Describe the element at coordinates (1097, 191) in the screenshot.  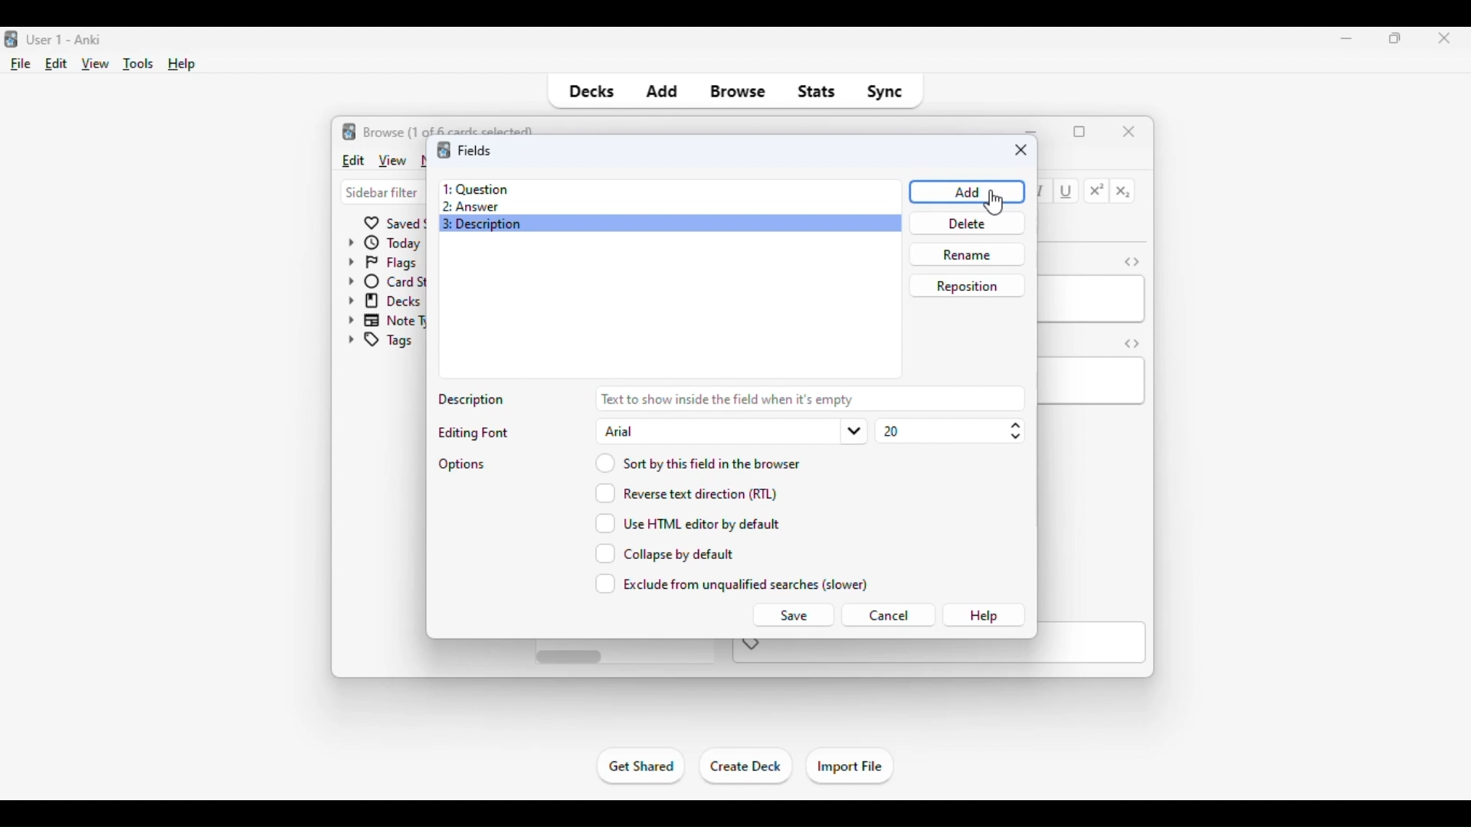
I see `superscript` at that location.